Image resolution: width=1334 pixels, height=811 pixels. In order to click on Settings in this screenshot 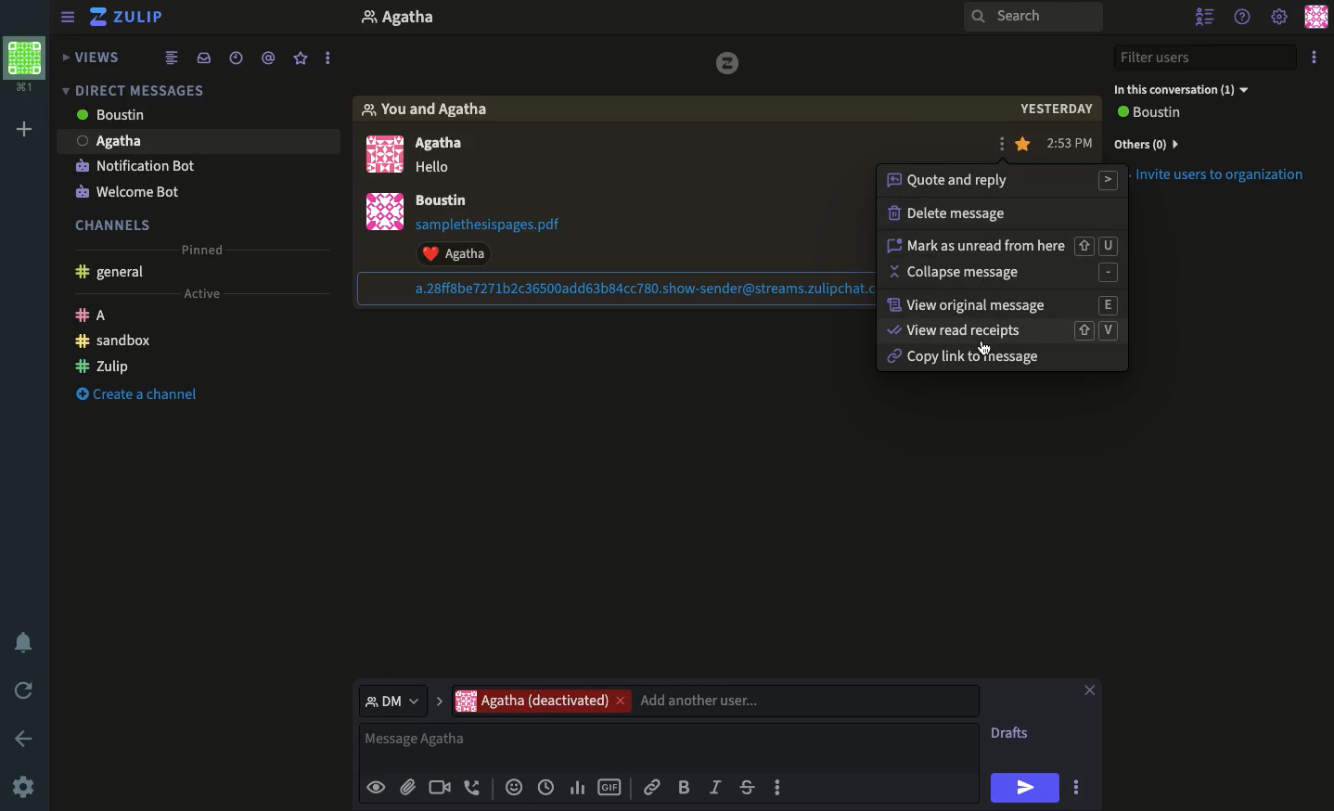, I will do `click(23, 789)`.